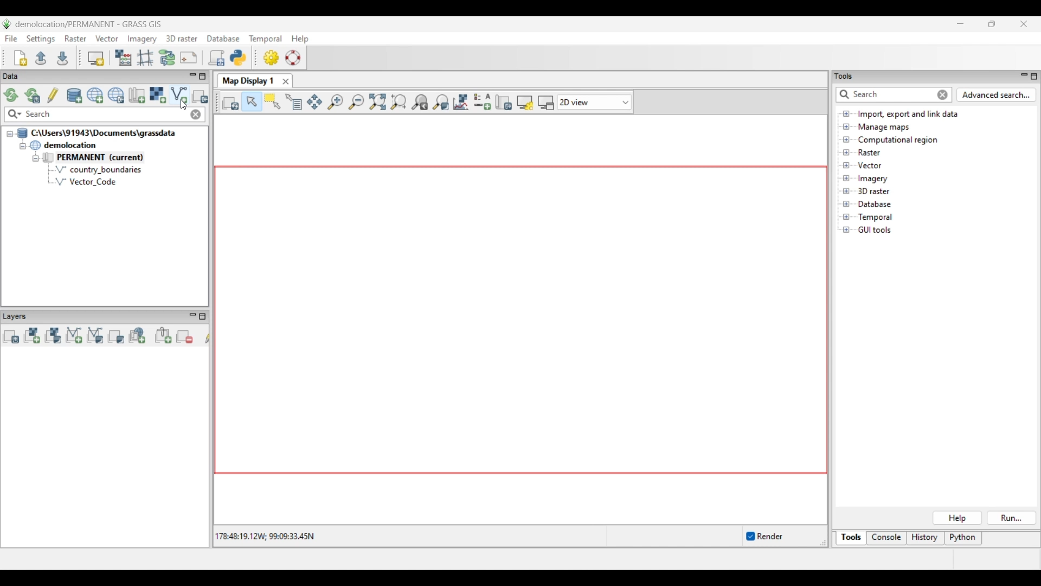  I want to click on Collapse demolition, so click(22, 146).